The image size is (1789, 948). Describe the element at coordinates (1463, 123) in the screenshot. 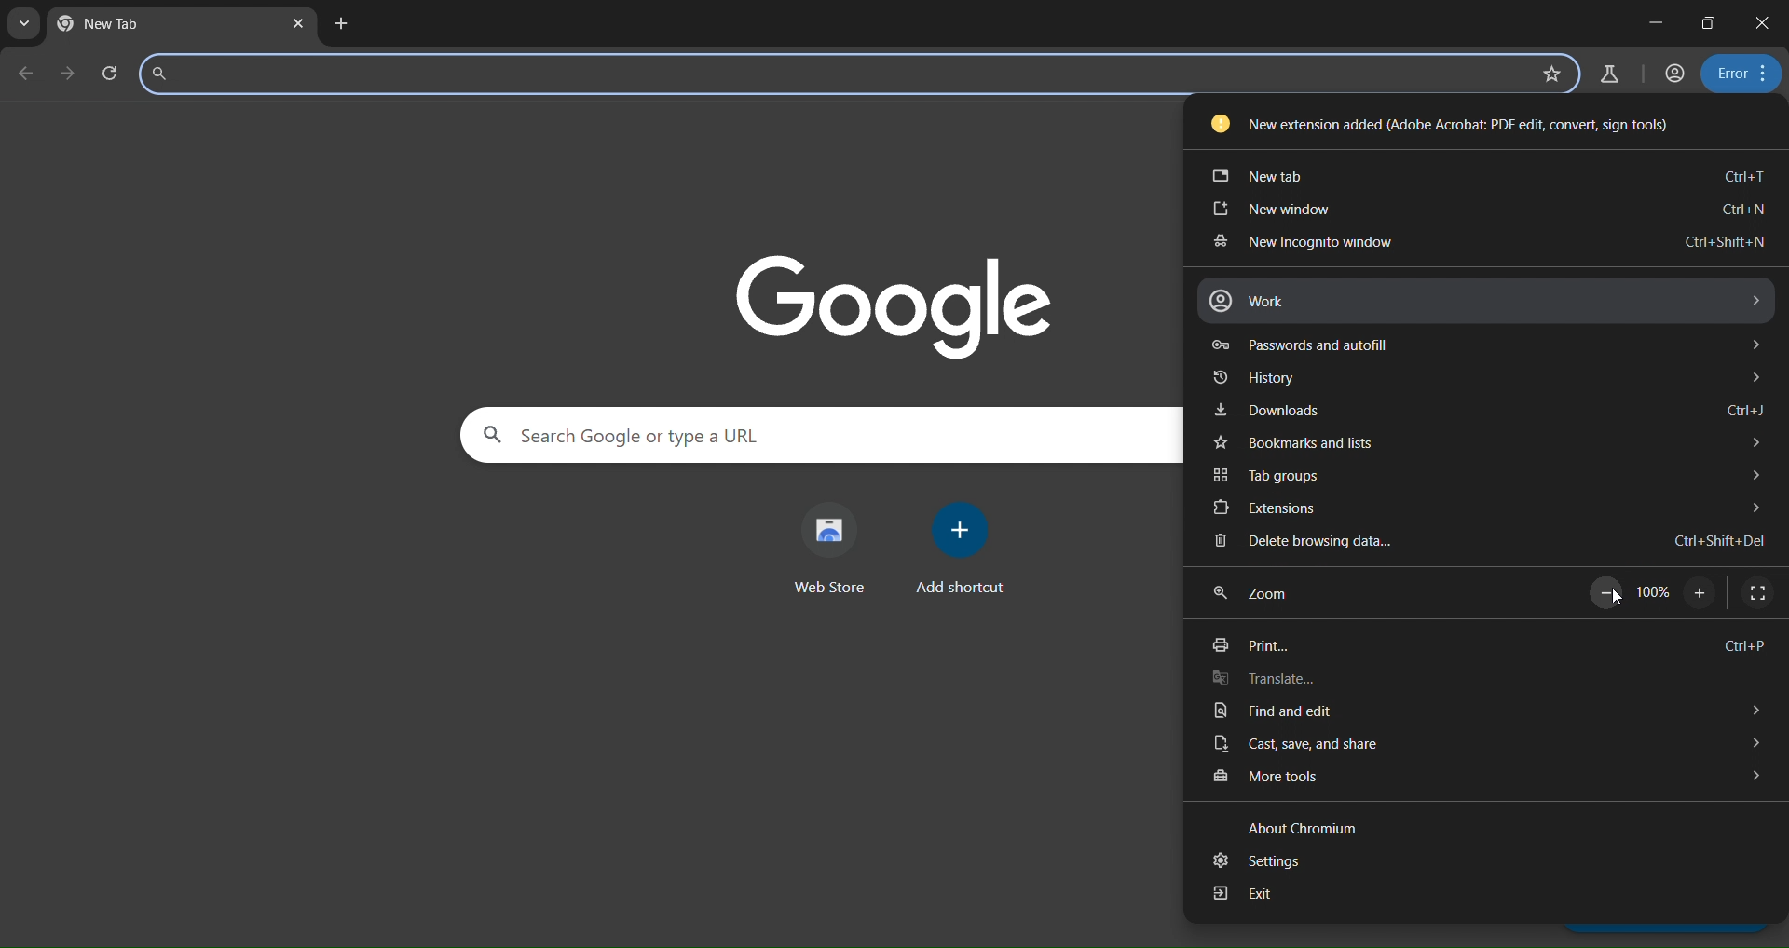

I see `new extension added` at that location.